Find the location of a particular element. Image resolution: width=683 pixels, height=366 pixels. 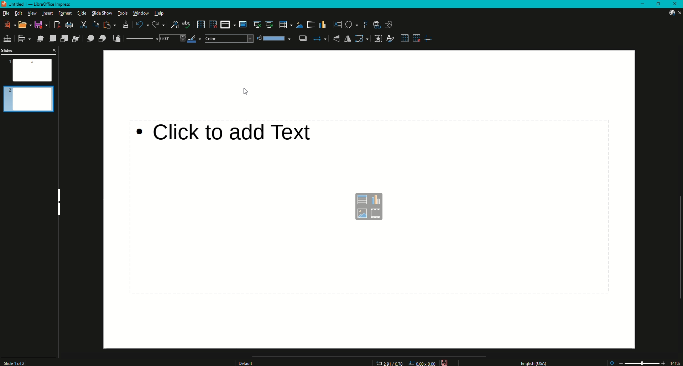

Fill Colour is located at coordinates (274, 38).